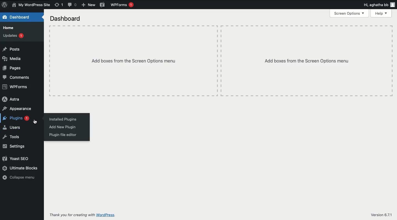  What do you see at coordinates (12, 59) in the screenshot?
I see `Media` at bounding box center [12, 59].